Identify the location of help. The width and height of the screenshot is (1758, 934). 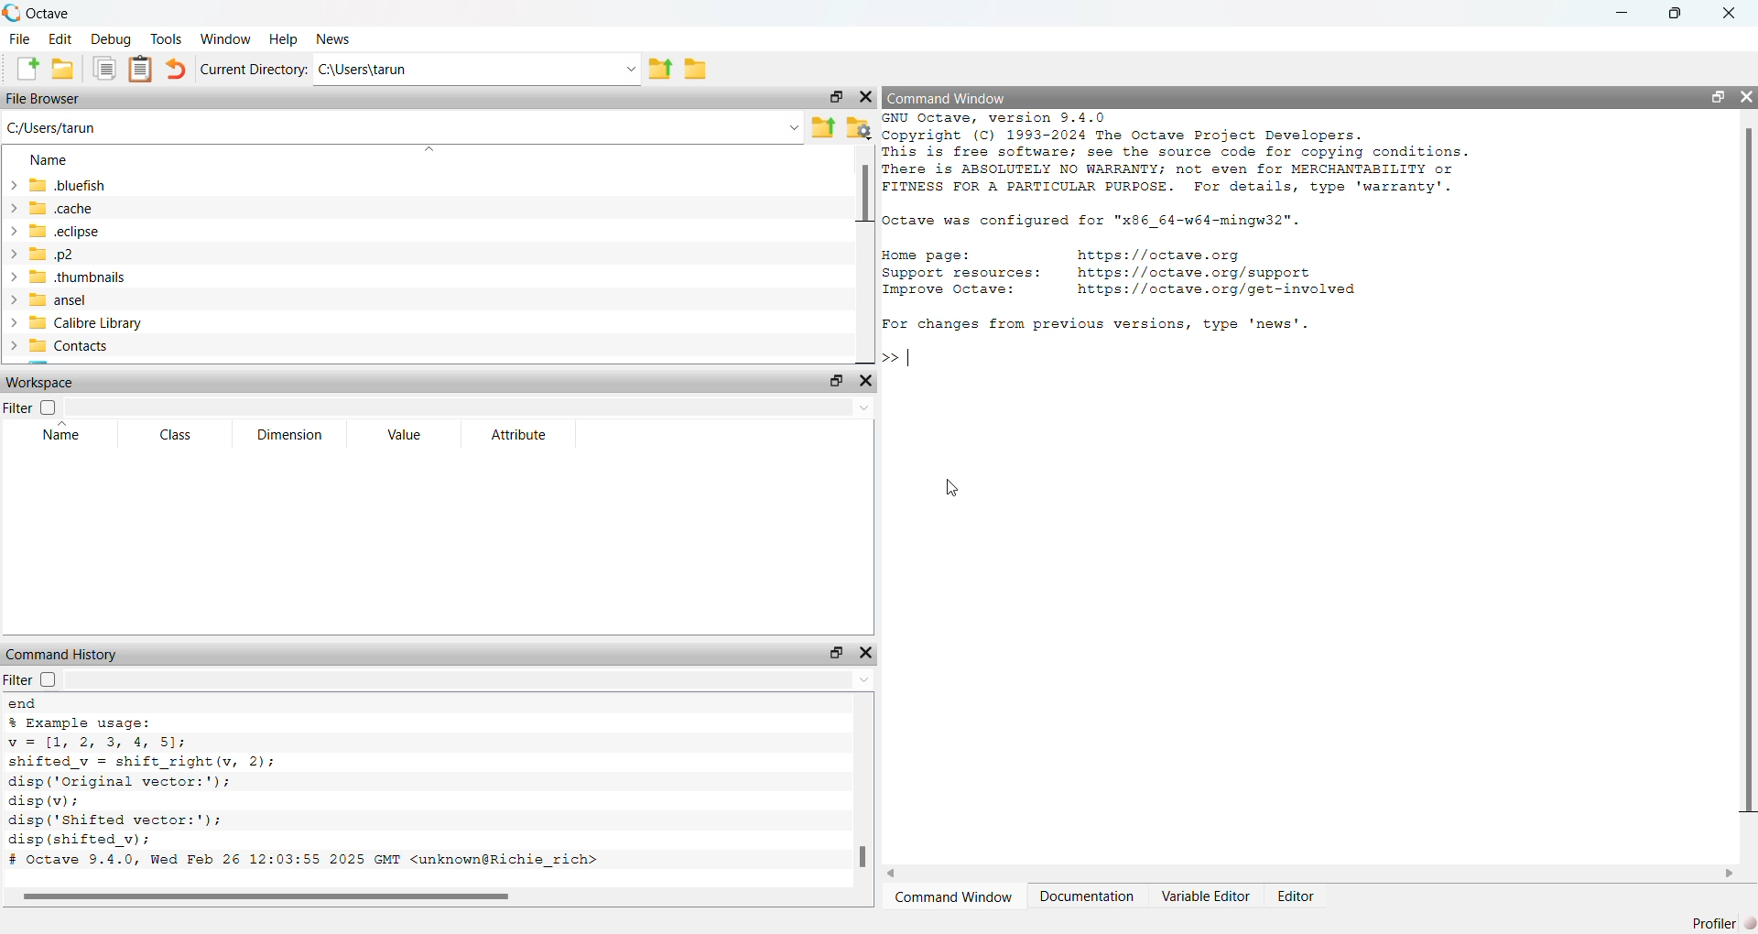
(283, 41).